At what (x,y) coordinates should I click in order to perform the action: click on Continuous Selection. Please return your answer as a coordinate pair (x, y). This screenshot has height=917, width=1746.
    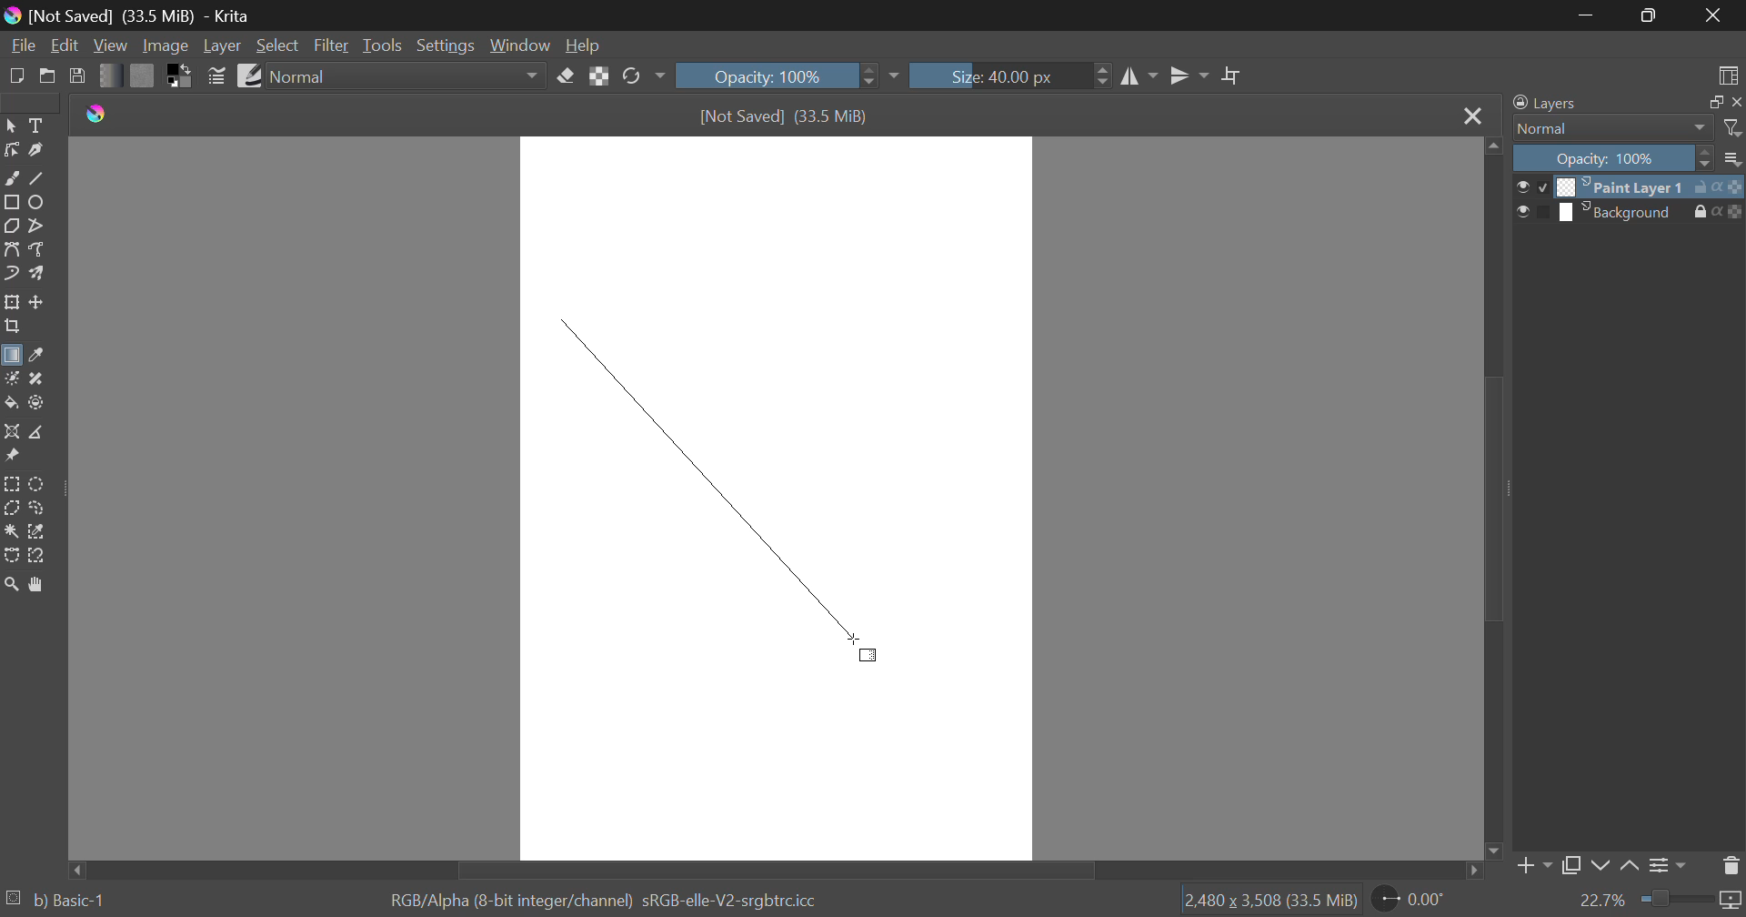
    Looking at the image, I should click on (11, 530).